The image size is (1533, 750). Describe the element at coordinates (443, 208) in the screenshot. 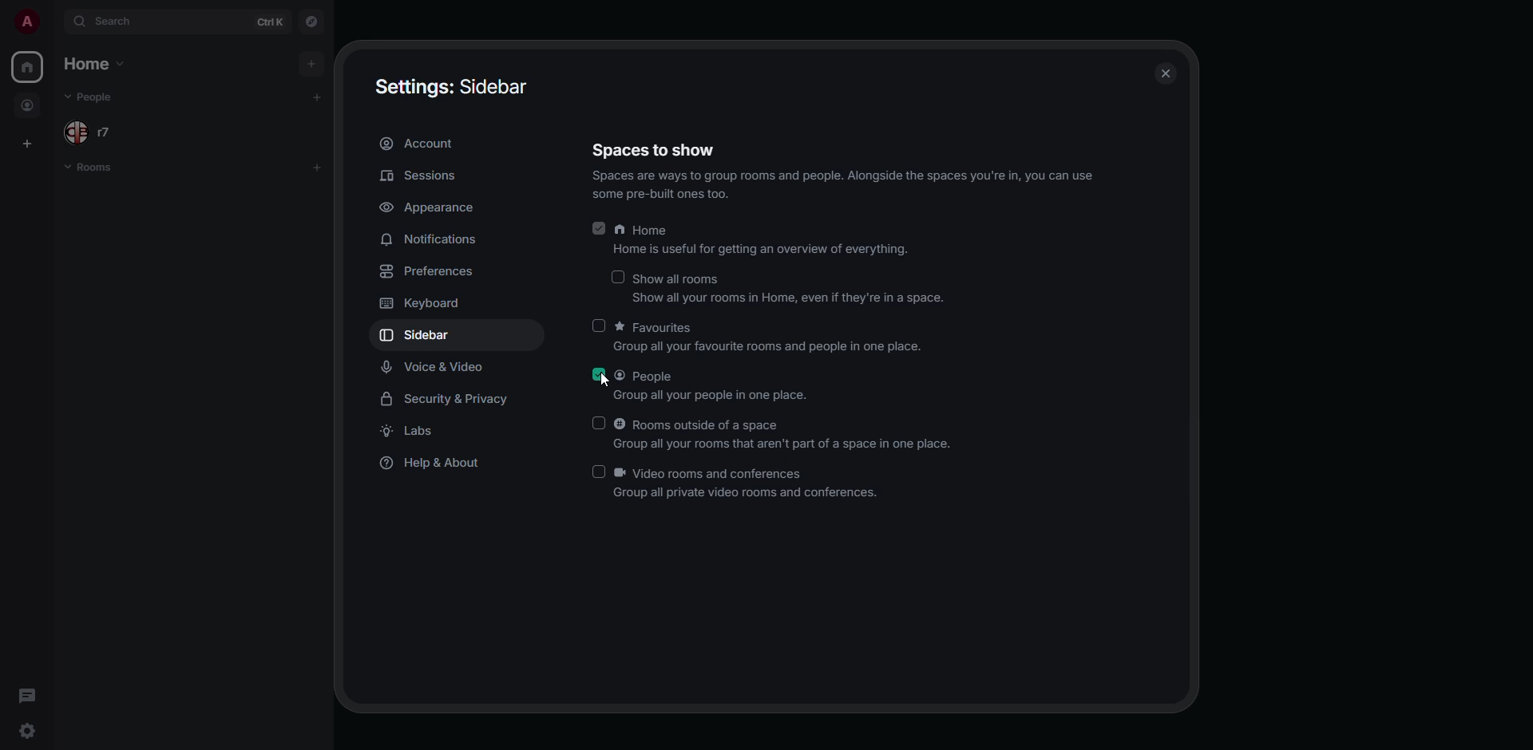

I see `appearance` at that location.